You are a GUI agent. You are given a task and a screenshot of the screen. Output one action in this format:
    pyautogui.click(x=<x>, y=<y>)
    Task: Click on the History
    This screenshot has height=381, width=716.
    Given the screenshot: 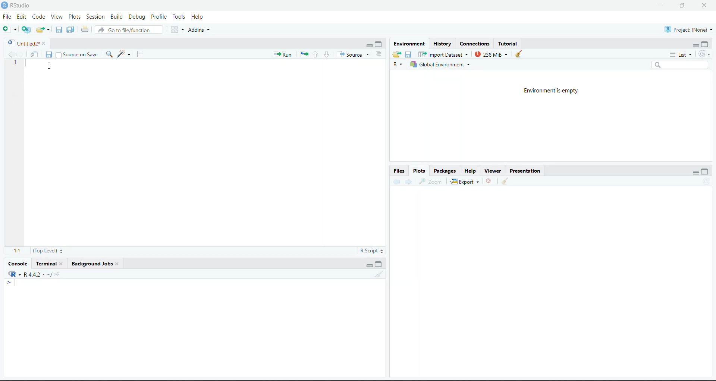 What is the action you would take?
    pyautogui.click(x=442, y=44)
    